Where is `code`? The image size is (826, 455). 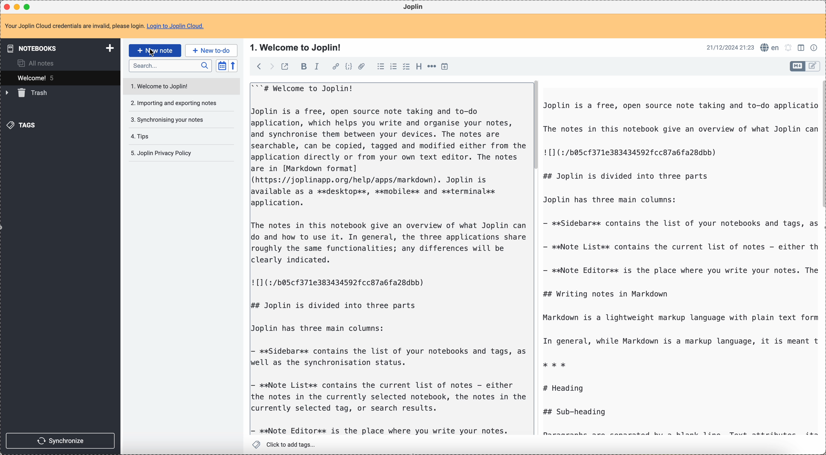
code is located at coordinates (349, 67).